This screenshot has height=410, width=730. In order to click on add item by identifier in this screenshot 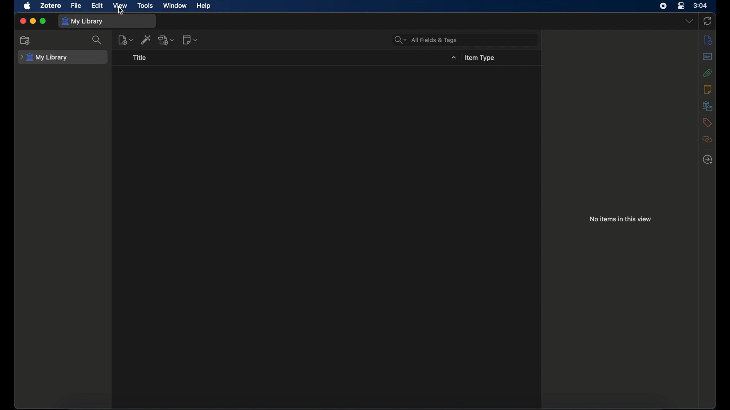, I will do `click(146, 40)`.